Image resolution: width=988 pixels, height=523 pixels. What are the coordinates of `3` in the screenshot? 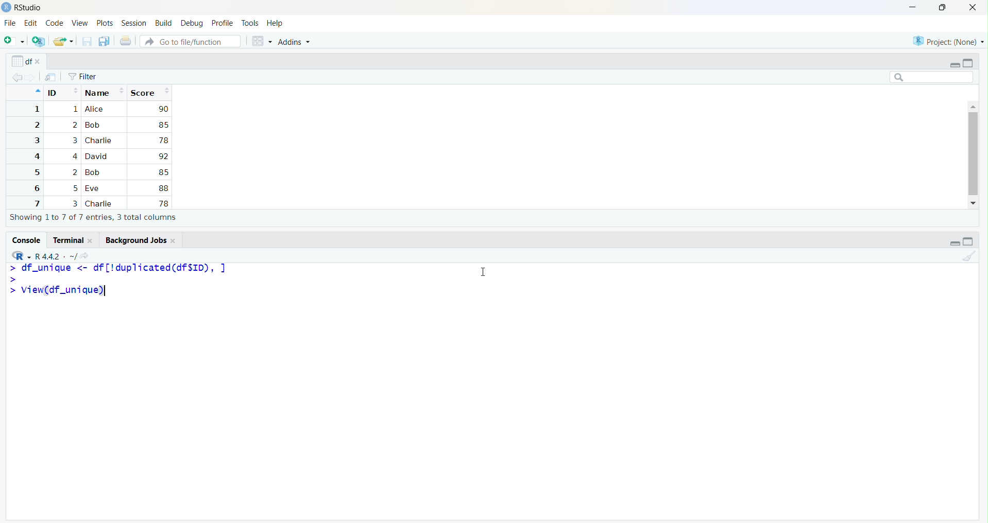 It's located at (73, 141).